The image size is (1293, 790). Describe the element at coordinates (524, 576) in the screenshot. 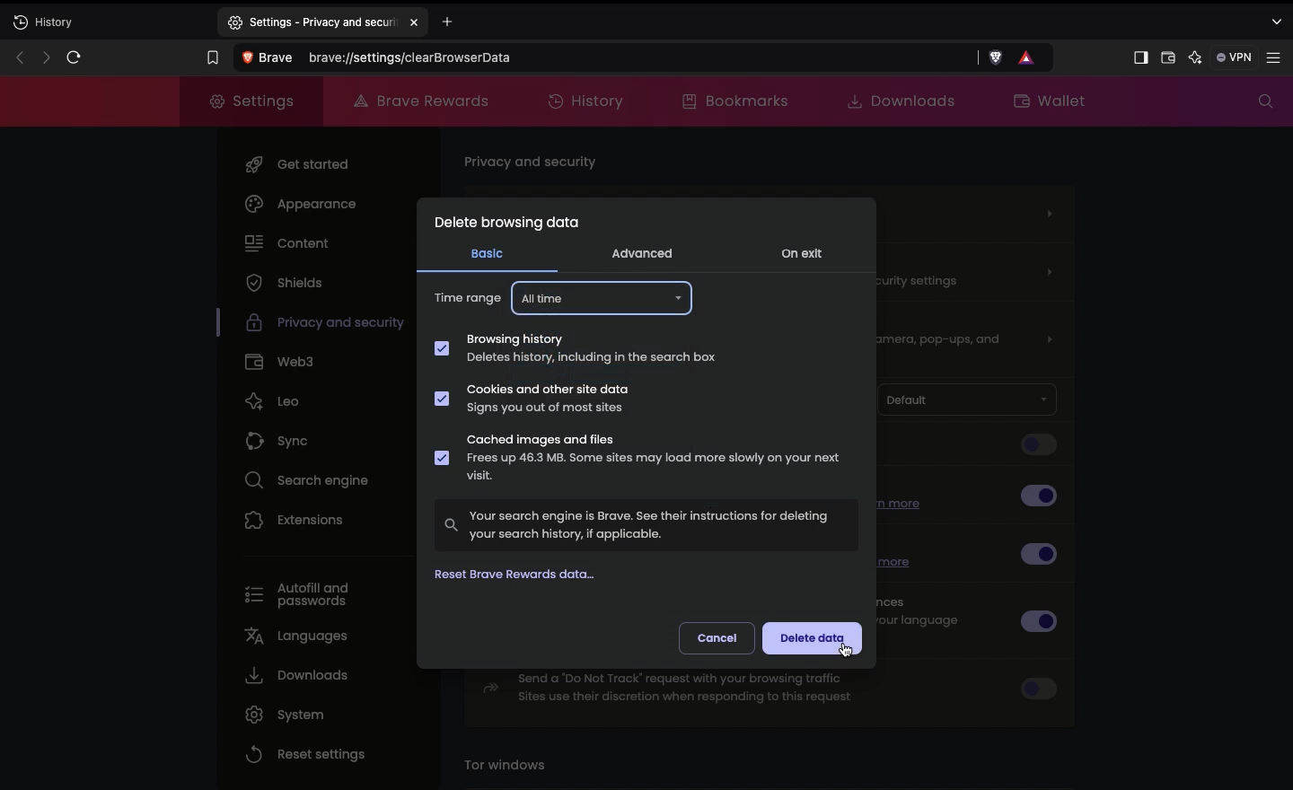

I see `Reset Brave rewards data` at that location.